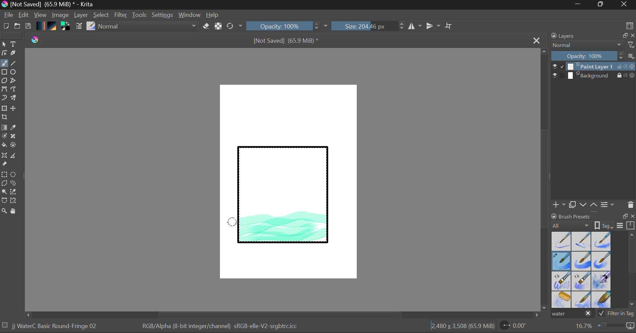 This screenshot has width=636, height=333. Describe the element at coordinates (4, 175) in the screenshot. I see `Rectangle Selection Tool` at that location.